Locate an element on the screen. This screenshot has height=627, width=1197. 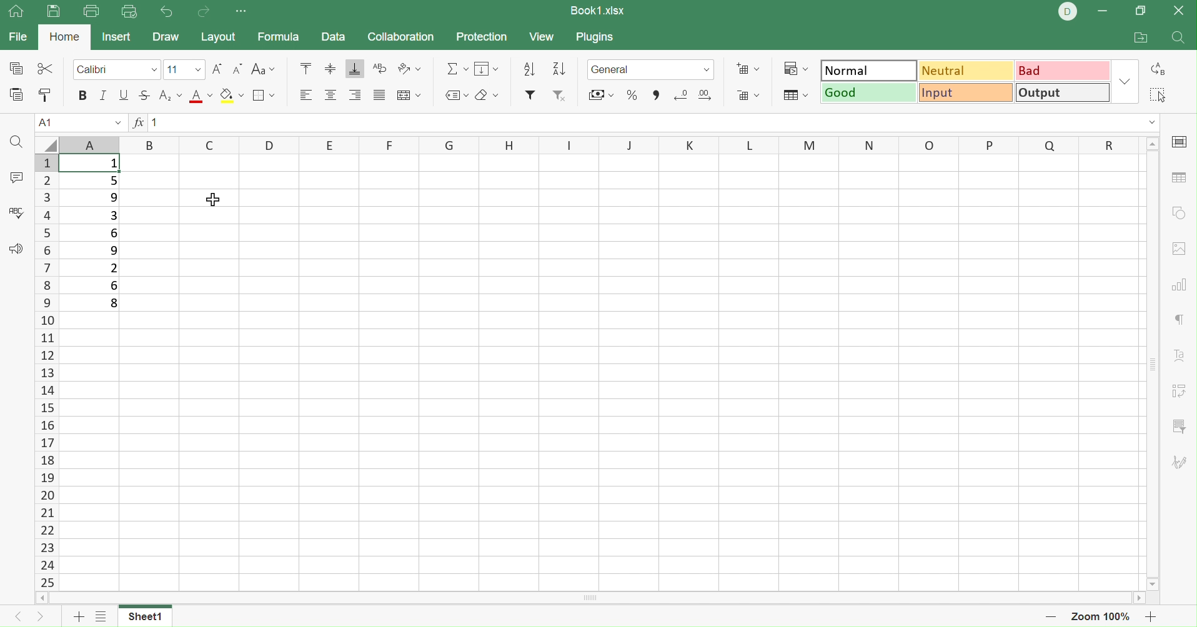
Add cells is located at coordinates (747, 67).